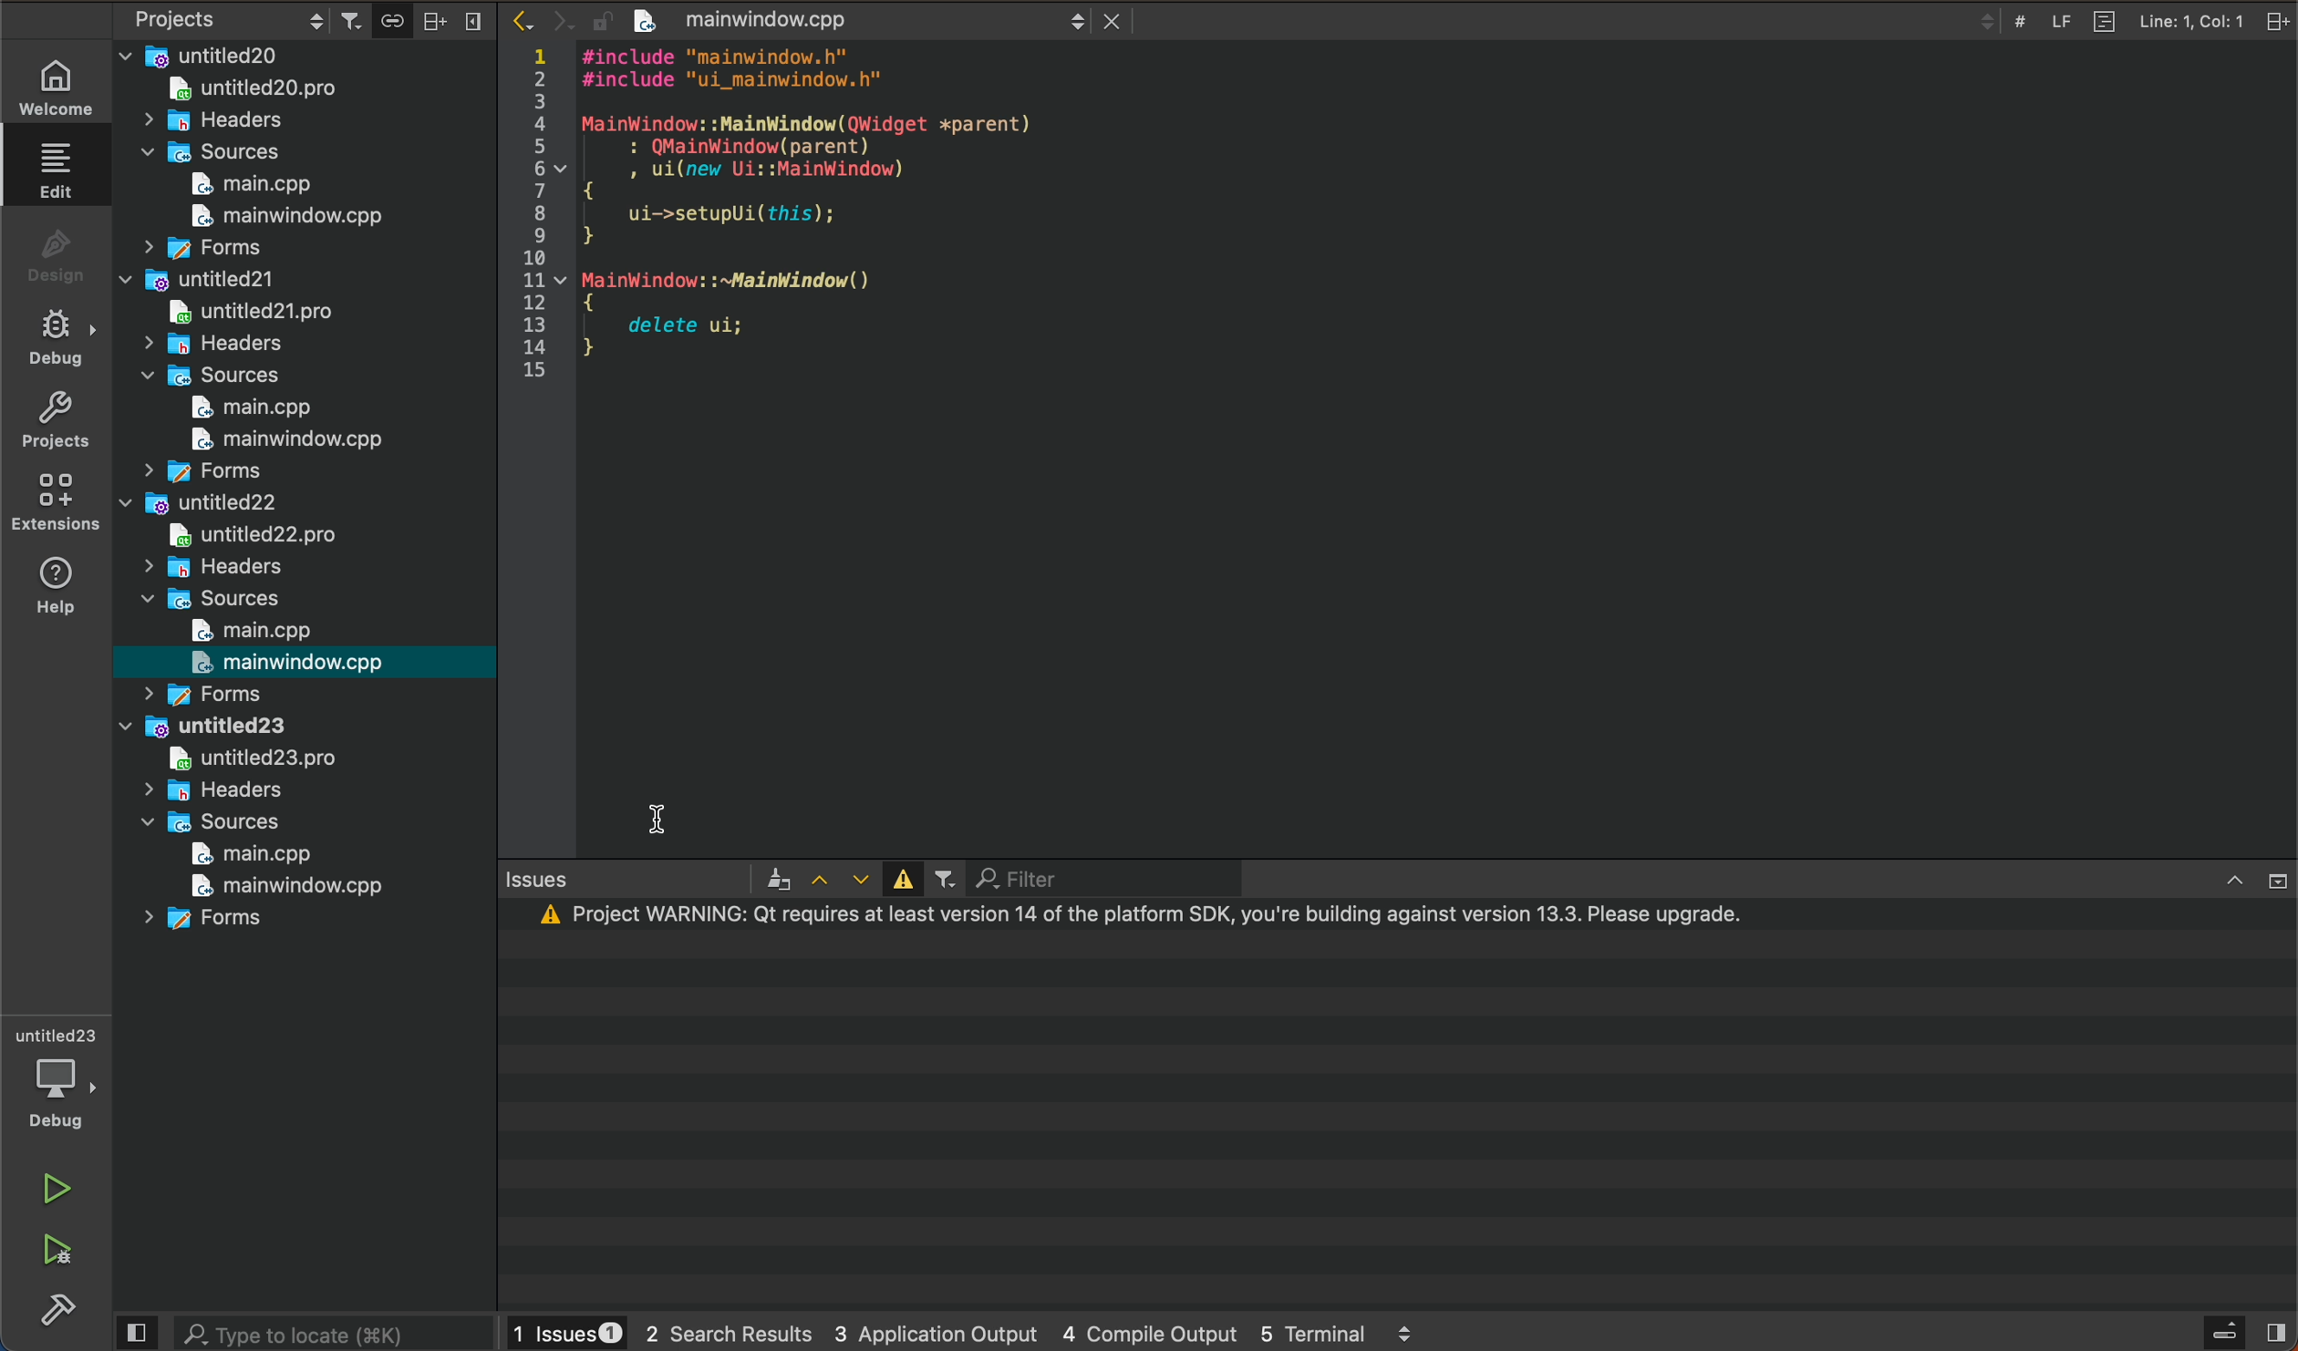 Image resolution: width=2298 pixels, height=1351 pixels. I want to click on untitled22pro, so click(272, 534).